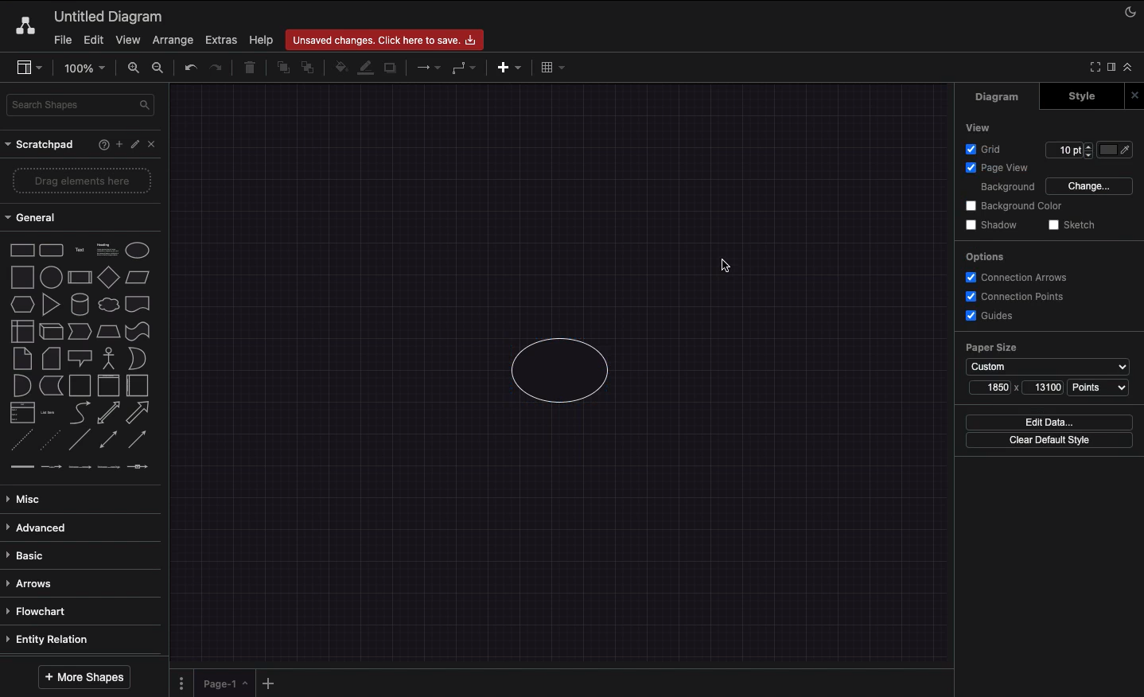  Describe the element at coordinates (107, 305) in the screenshot. I see `Cloud` at that location.